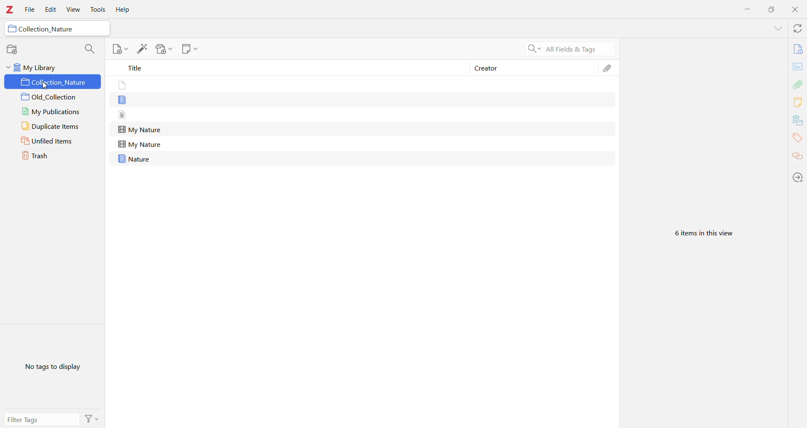  I want to click on No tags to display, so click(53, 367).